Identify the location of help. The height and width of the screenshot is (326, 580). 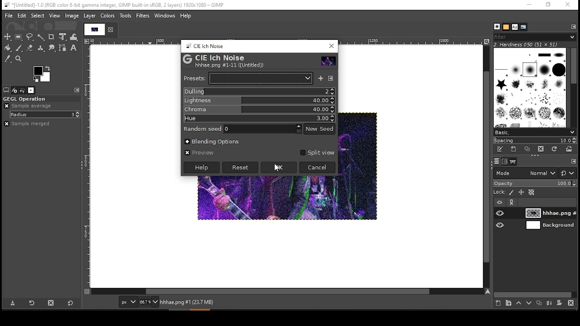
(187, 16).